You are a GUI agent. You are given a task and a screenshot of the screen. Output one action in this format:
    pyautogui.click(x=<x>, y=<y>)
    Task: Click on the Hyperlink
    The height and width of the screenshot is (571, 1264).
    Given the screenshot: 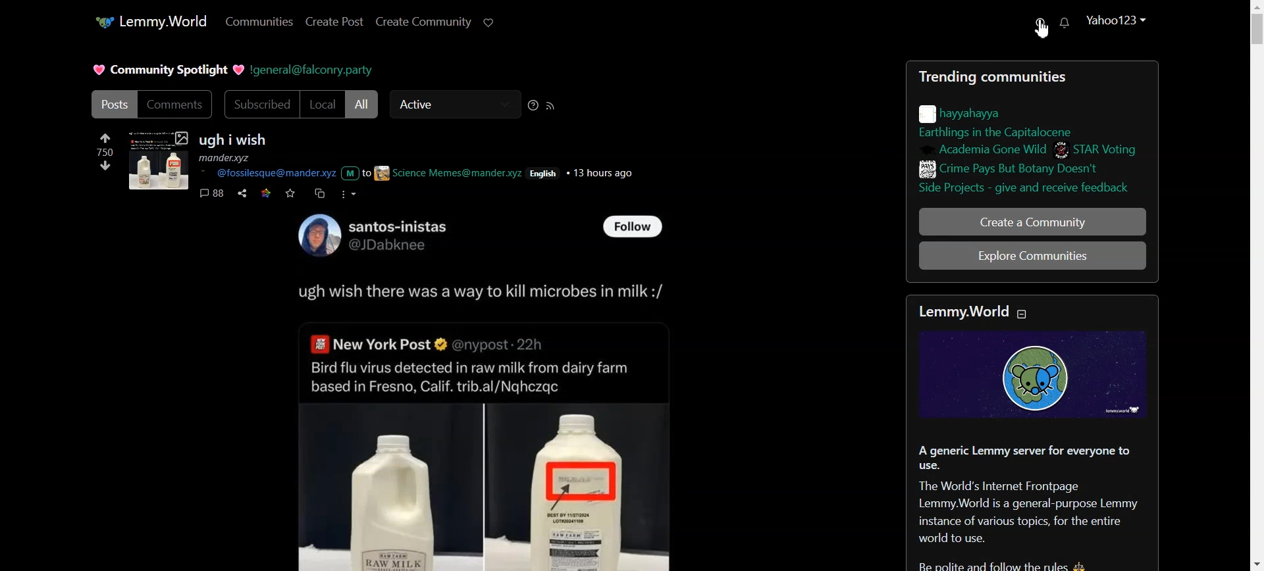 What is the action you would take?
    pyautogui.click(x=315, y=70)
    